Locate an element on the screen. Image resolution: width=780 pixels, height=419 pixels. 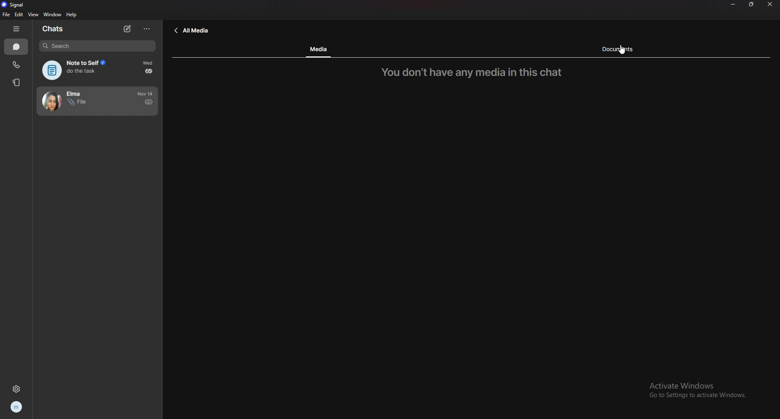
contact is located at coordinates (80, 101).